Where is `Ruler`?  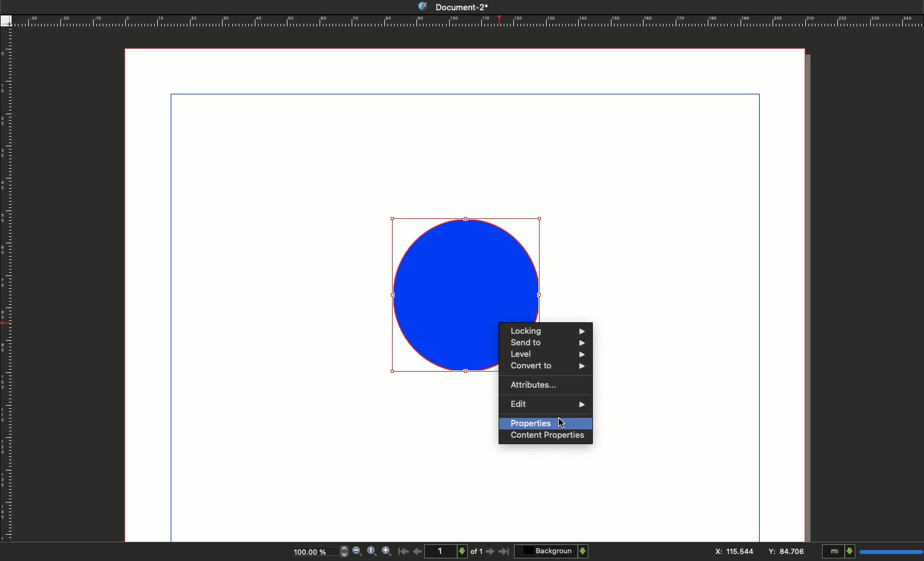
Ruler is located at coordinates (6, 291).